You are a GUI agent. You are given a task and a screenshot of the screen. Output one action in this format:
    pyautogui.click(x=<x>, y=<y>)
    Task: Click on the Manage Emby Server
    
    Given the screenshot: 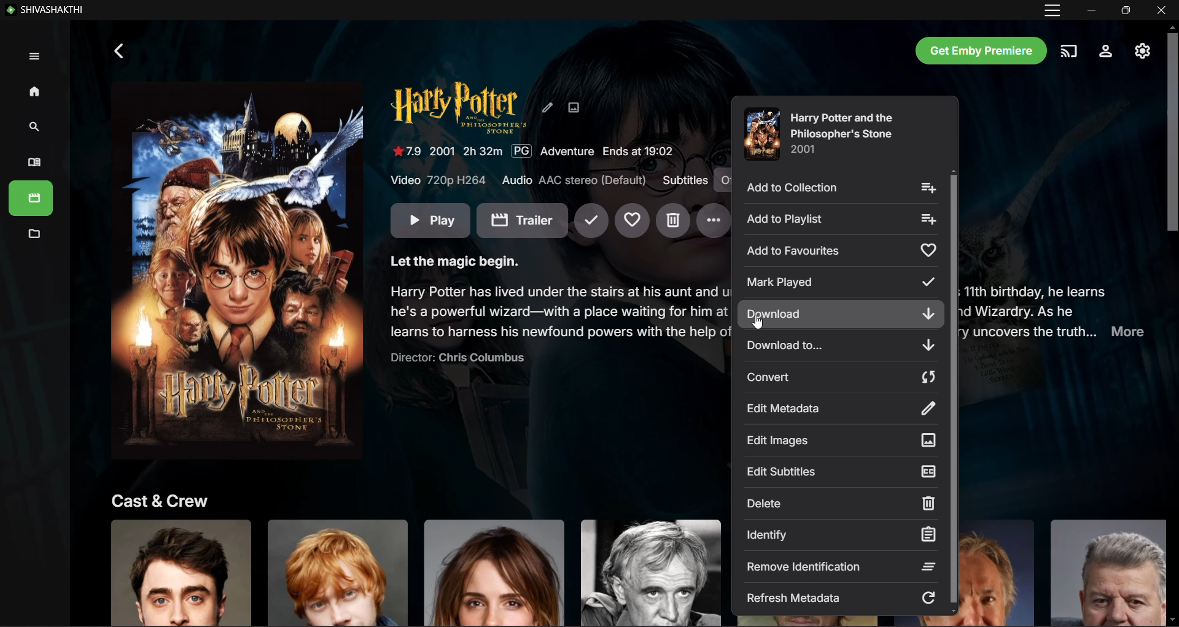 What is the action you would take?
    pyautogui.click(x=1142, y=52)
    